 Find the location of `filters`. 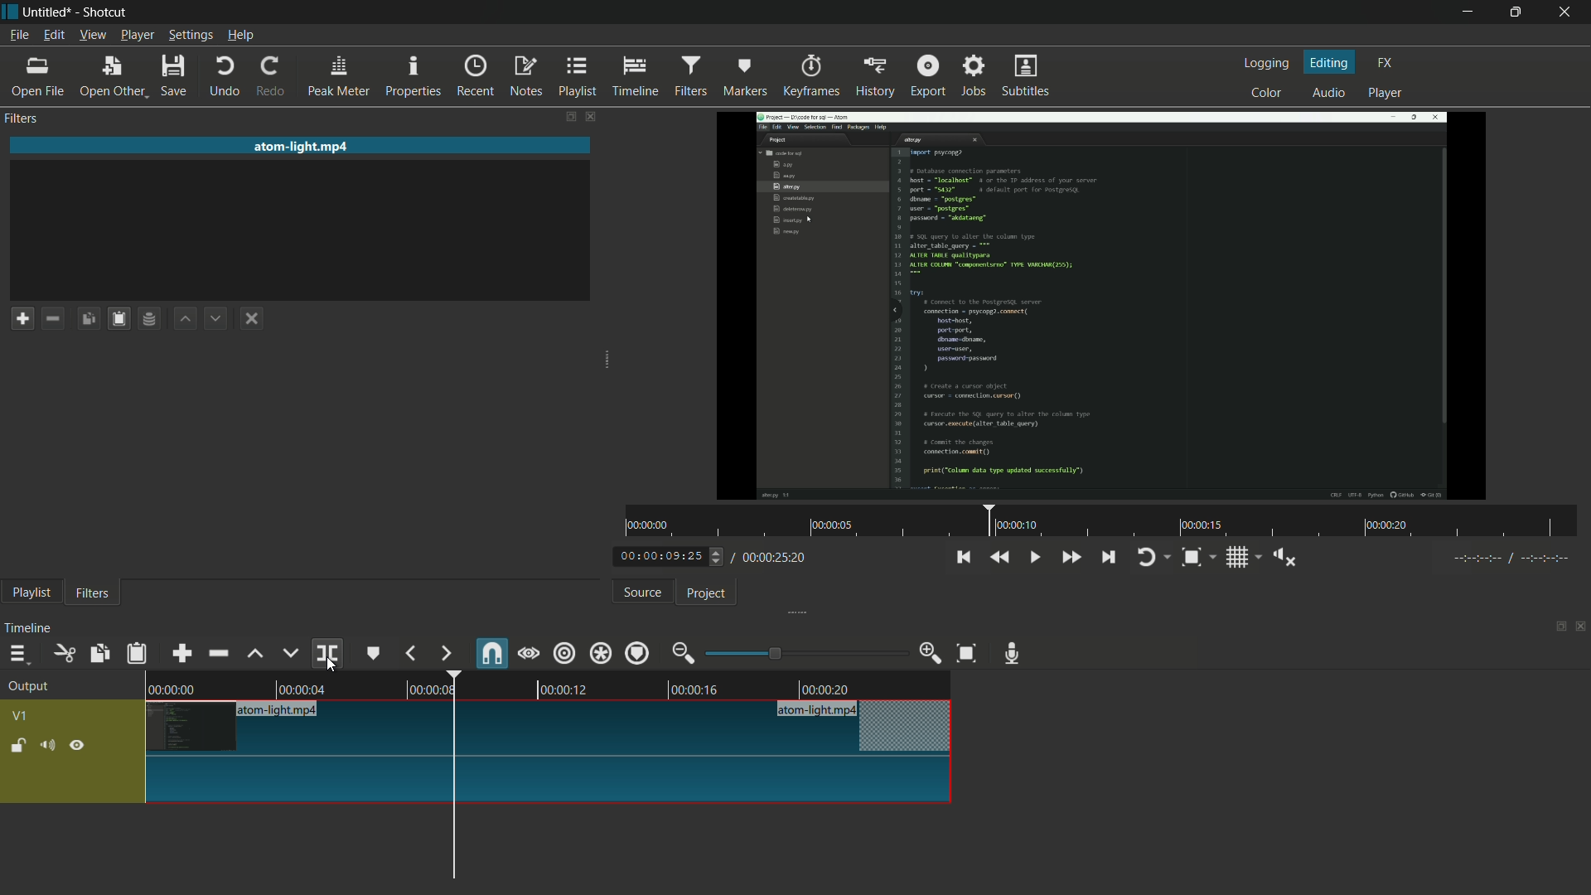

filters is located at coordinates (93, 594).